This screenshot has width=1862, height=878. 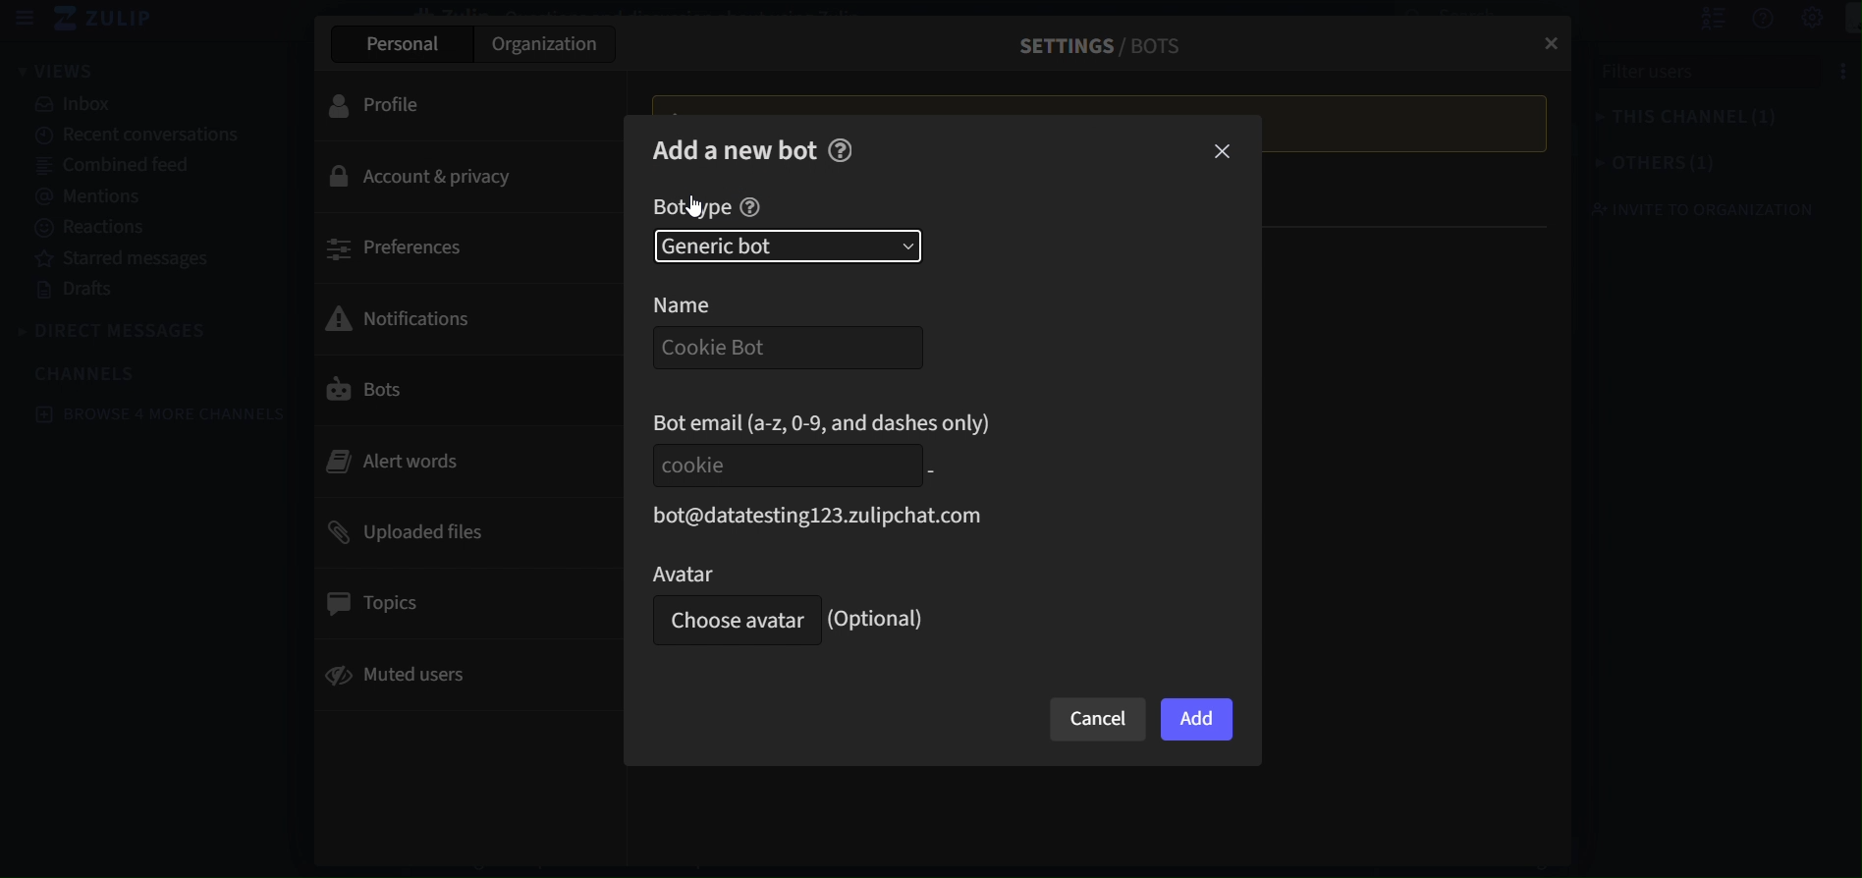 I want to click on preferences, so click(x=452, y=247).